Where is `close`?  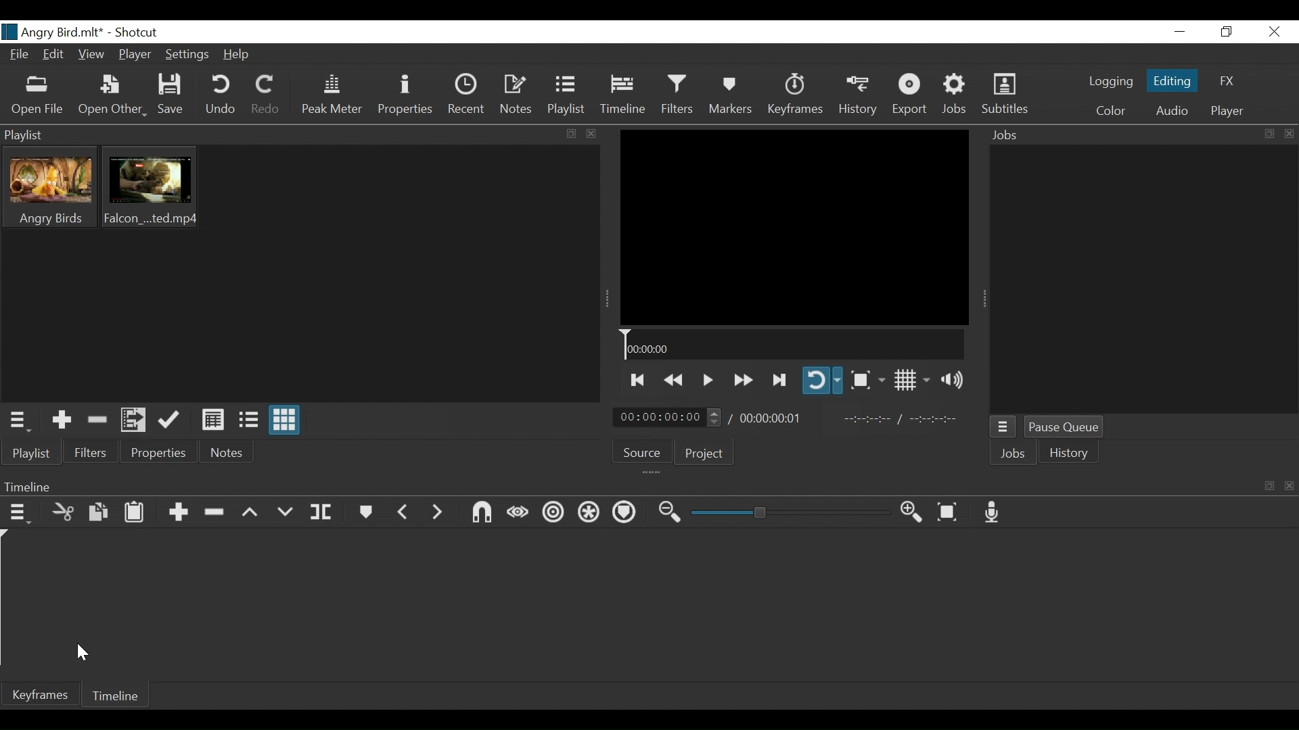
close is located at coordinates (1290, 134).